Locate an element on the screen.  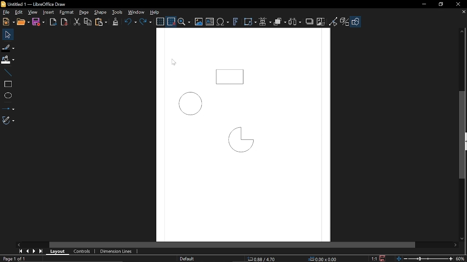
Horizontal scrollbar is located at coordinates (233, 245).